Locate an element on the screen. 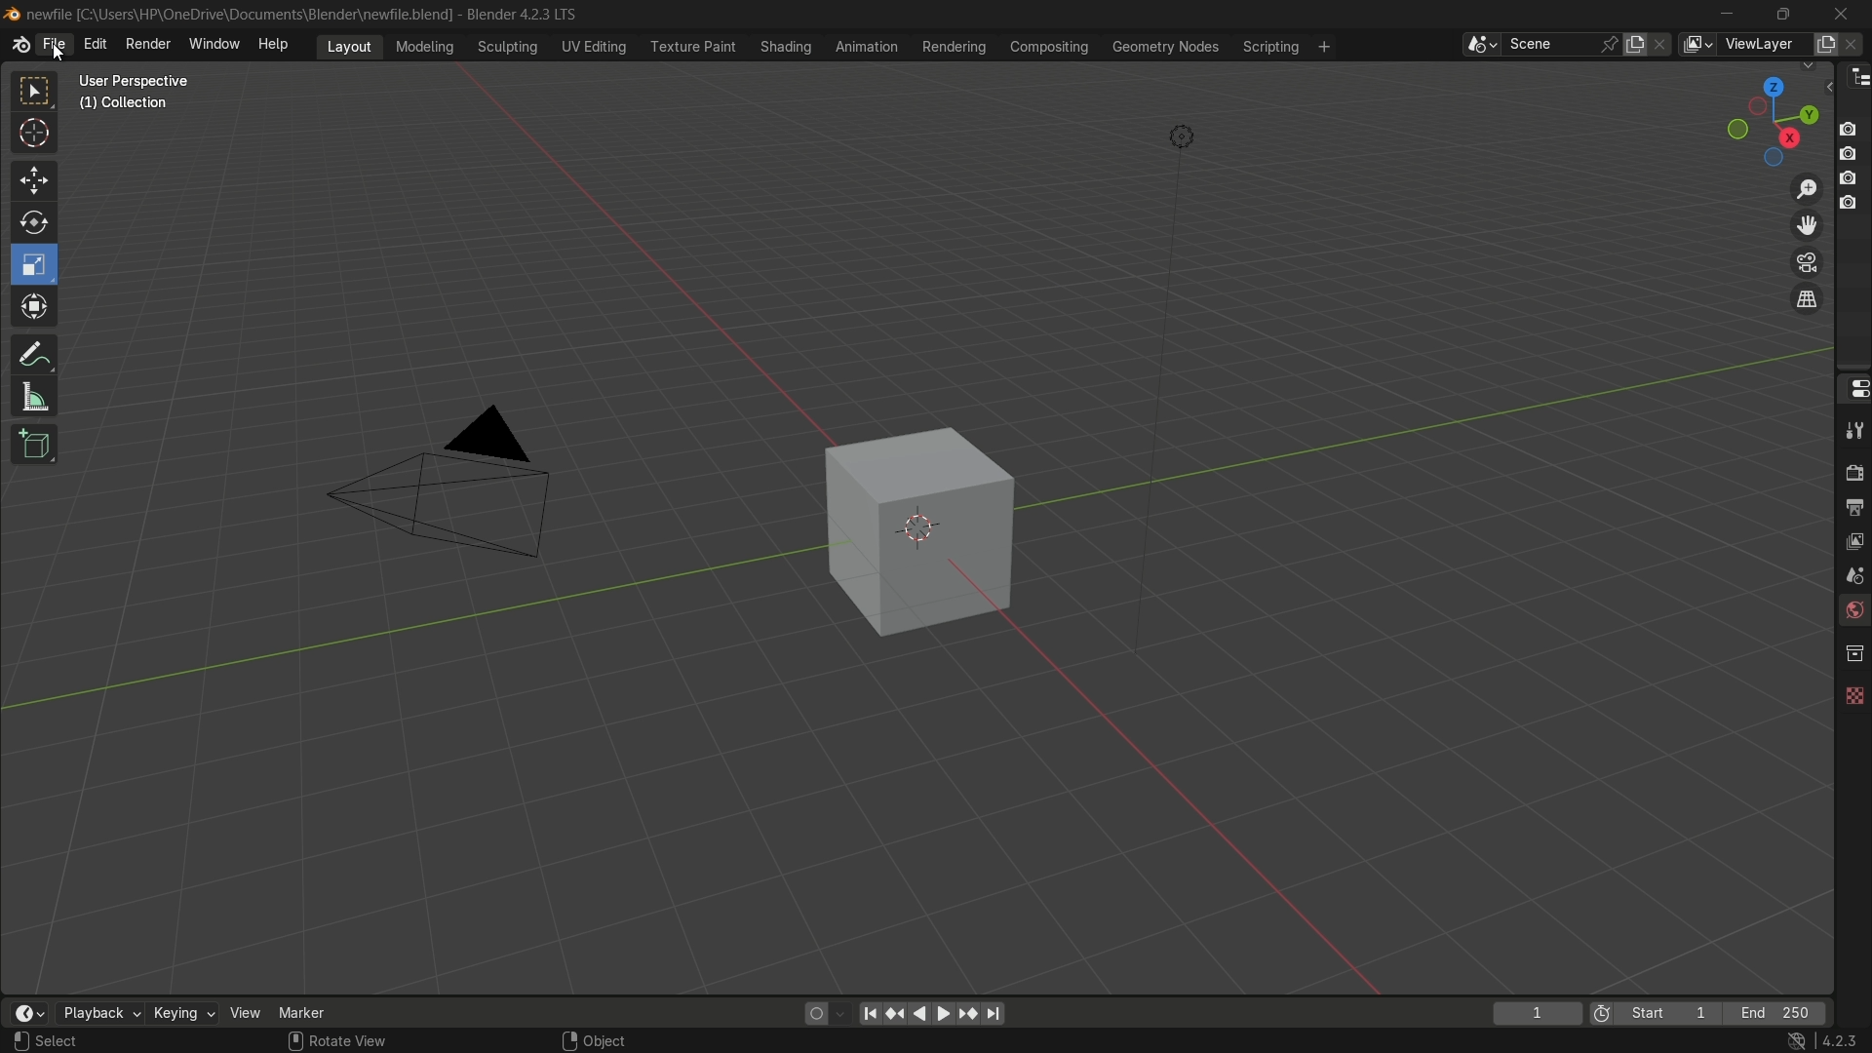  pin scene to workplace is located at coordinates (1612, 44).